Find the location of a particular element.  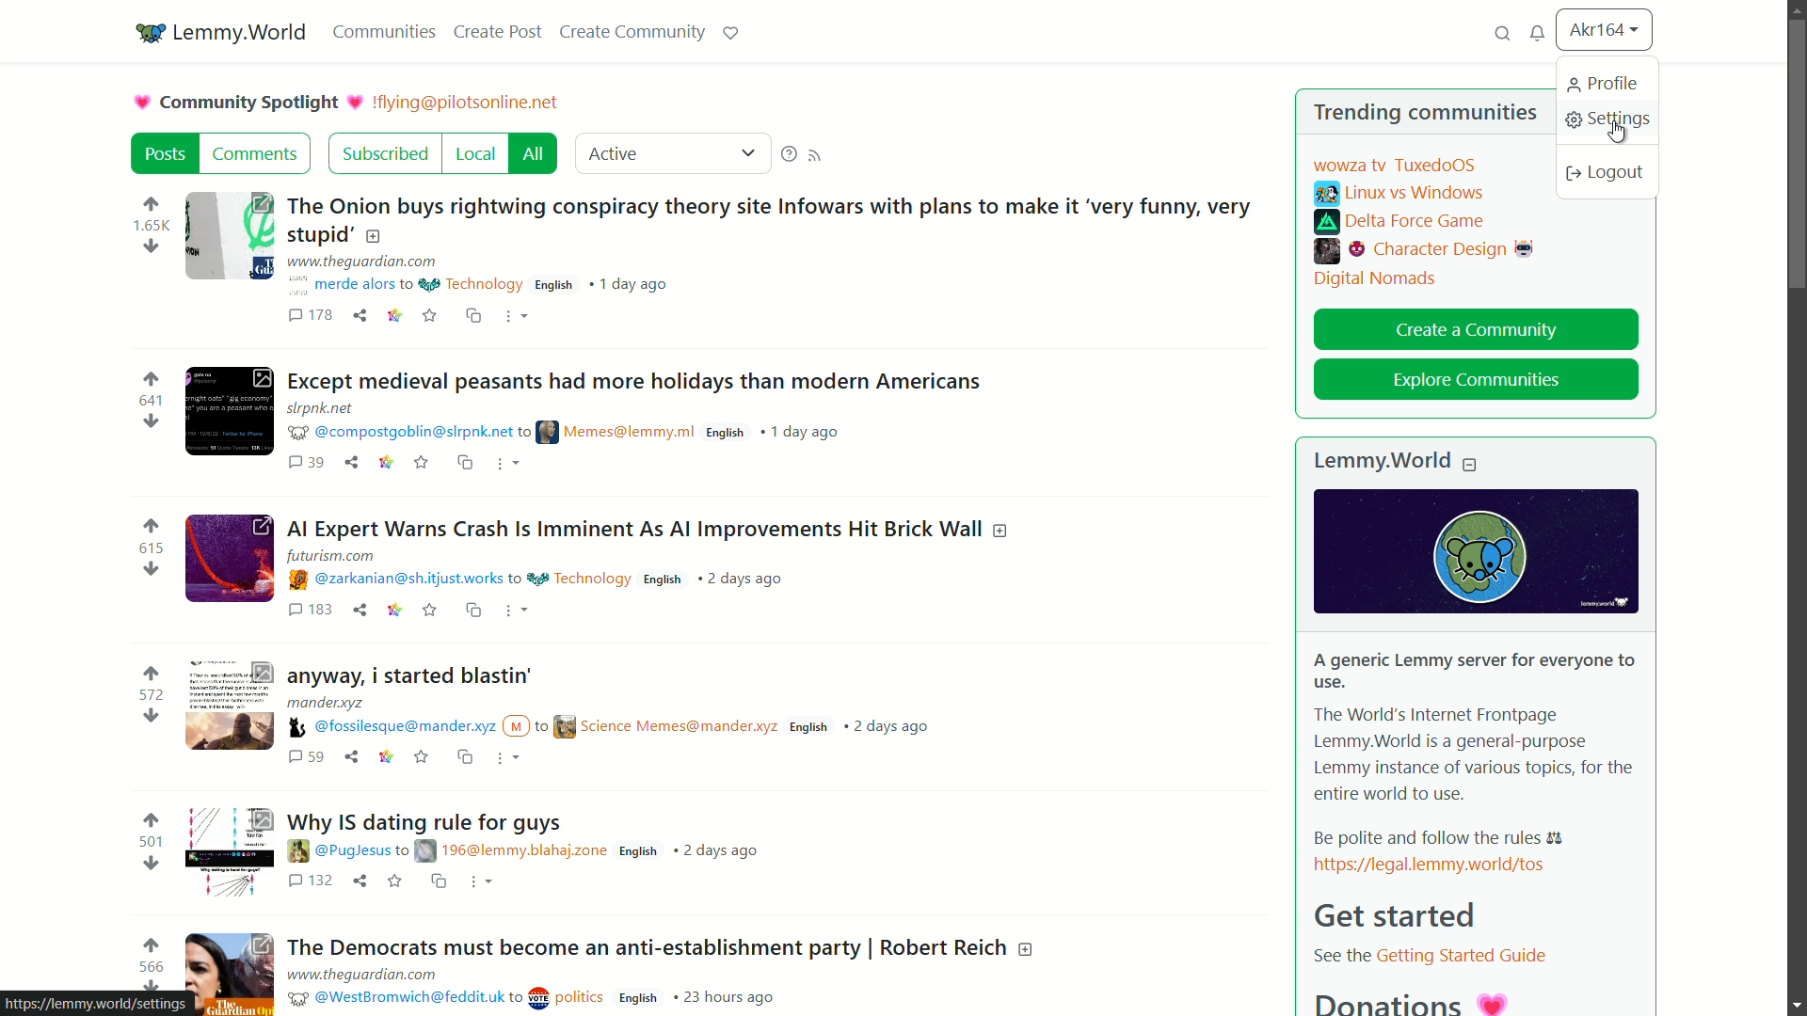

save is located at coordinates (430, 609).